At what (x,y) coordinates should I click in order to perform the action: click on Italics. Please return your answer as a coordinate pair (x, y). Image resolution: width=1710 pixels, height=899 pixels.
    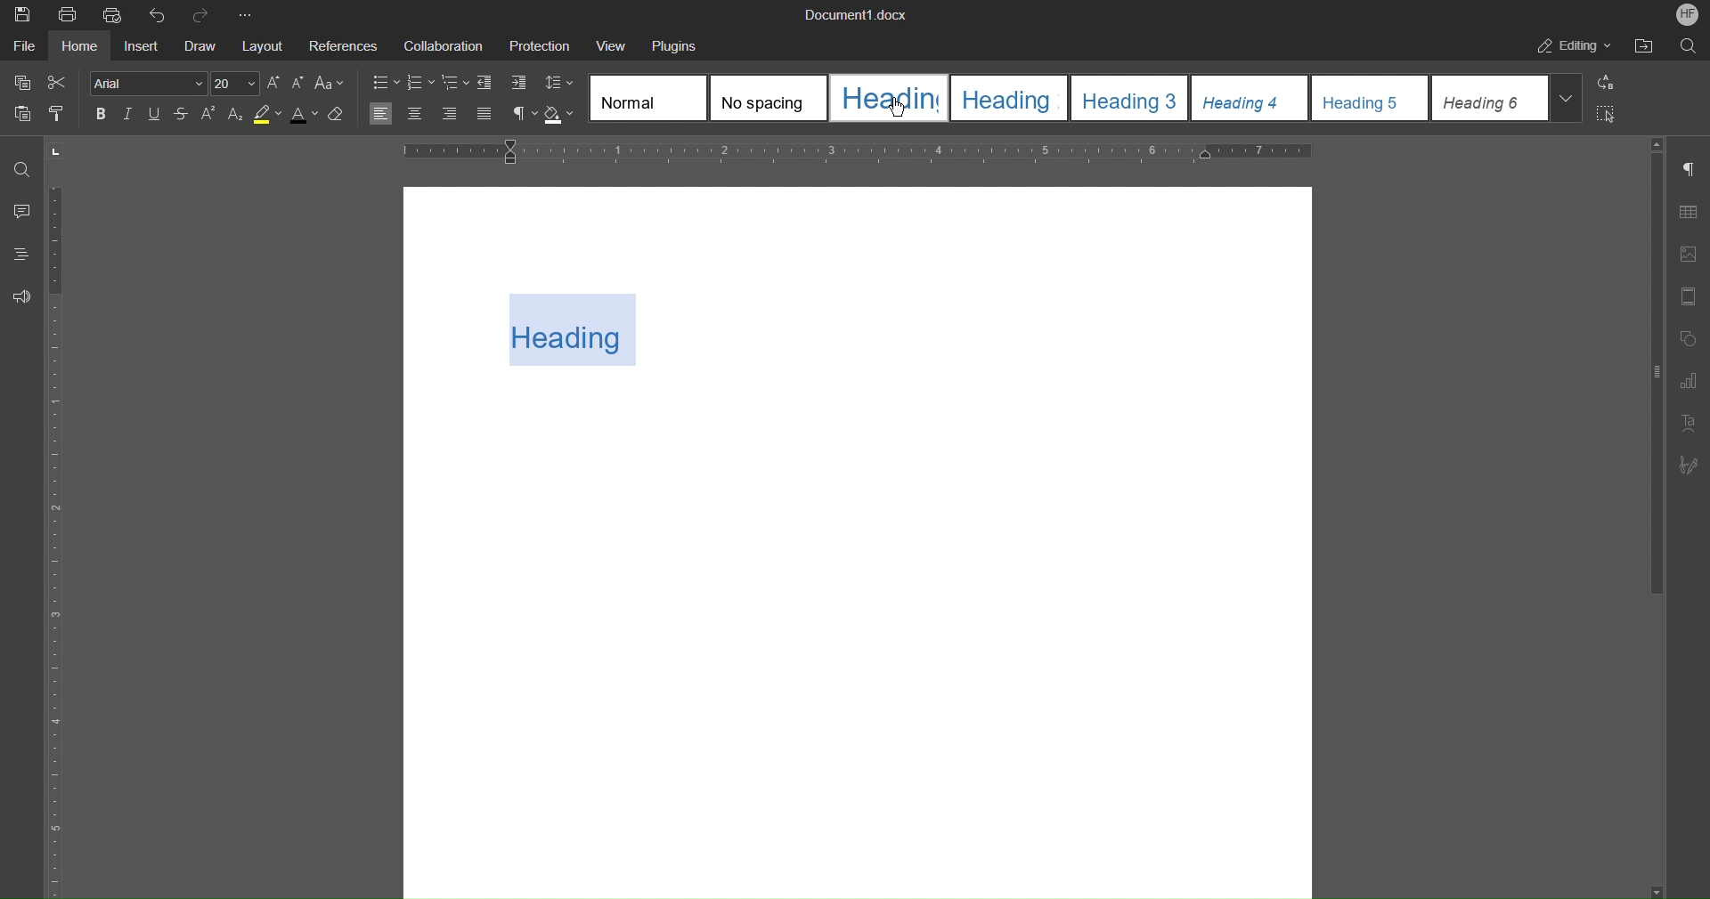
    Looking at the image, I should click on (128, 115).